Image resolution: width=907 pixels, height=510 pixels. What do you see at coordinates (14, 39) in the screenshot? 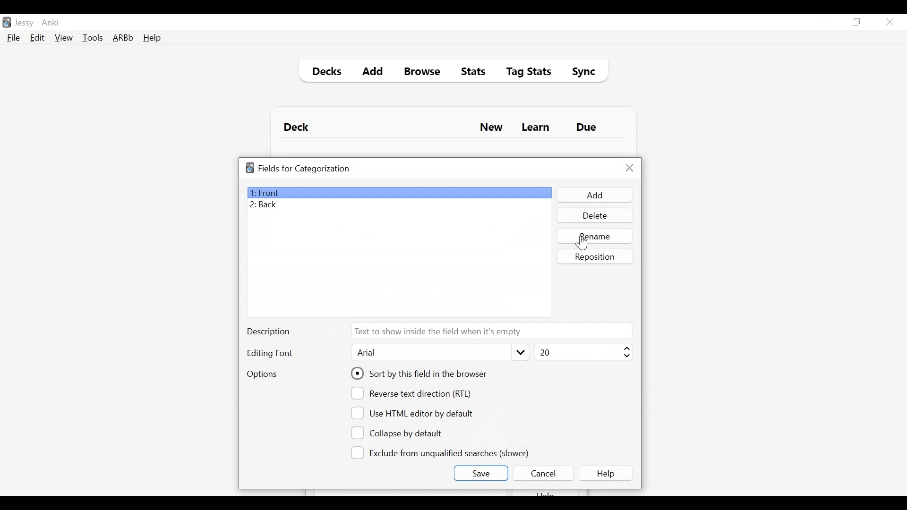
I see `File` at bounding box center [14, 39].